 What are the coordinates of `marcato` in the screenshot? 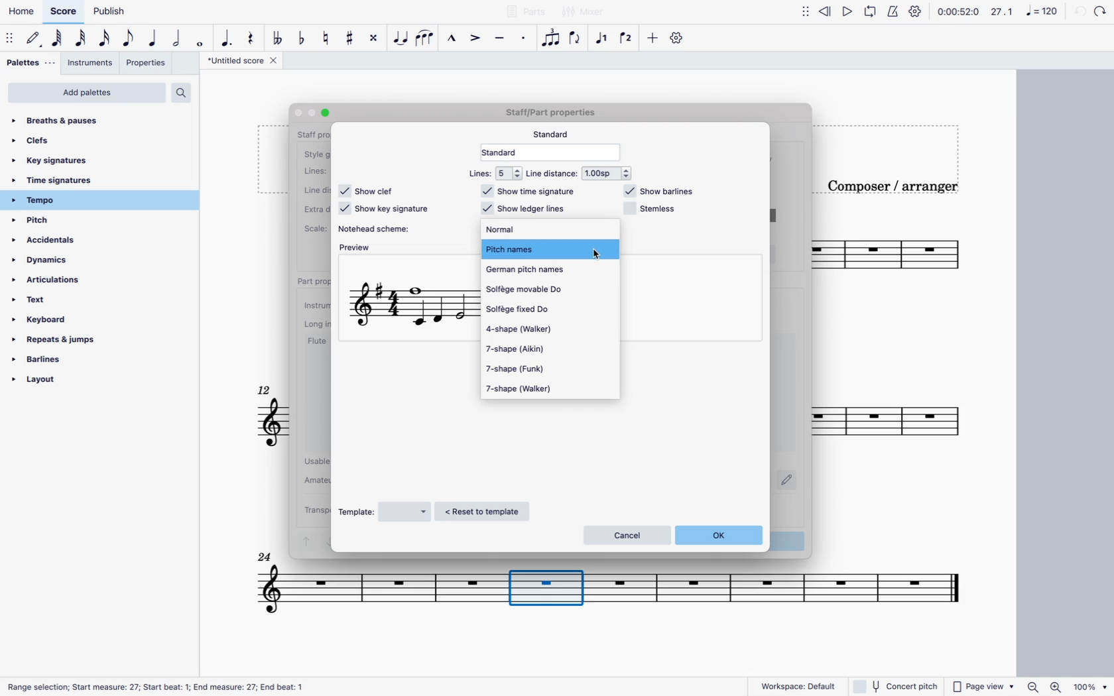 It's located at (452, 39).